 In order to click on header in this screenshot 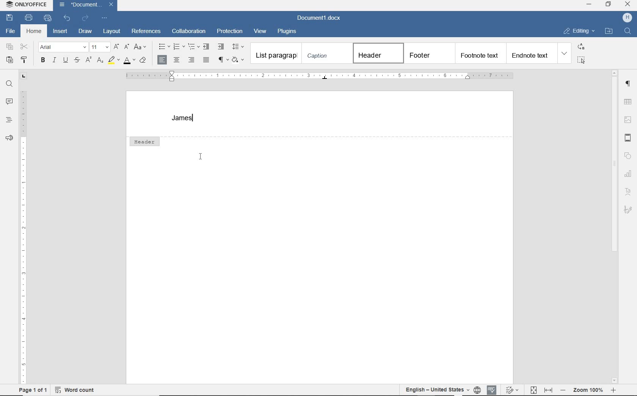, I will do `click(144, 141)`.